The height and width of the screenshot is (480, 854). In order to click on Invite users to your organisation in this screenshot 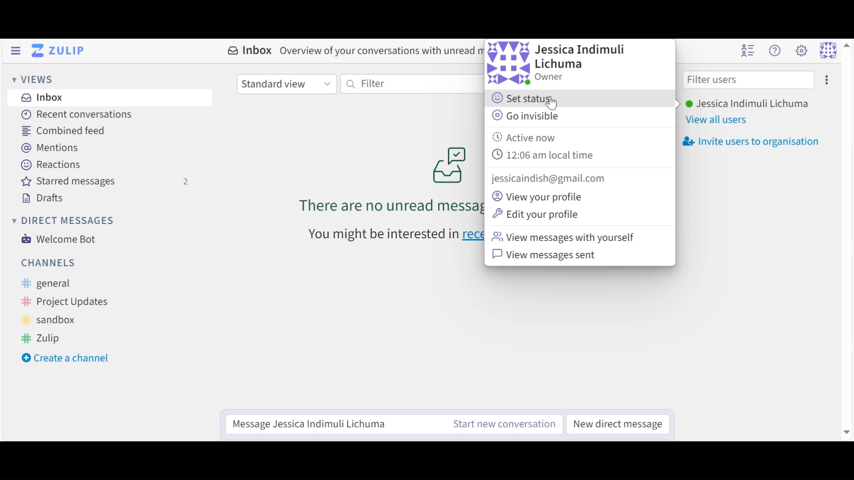, I will do `click(750, 142)`.